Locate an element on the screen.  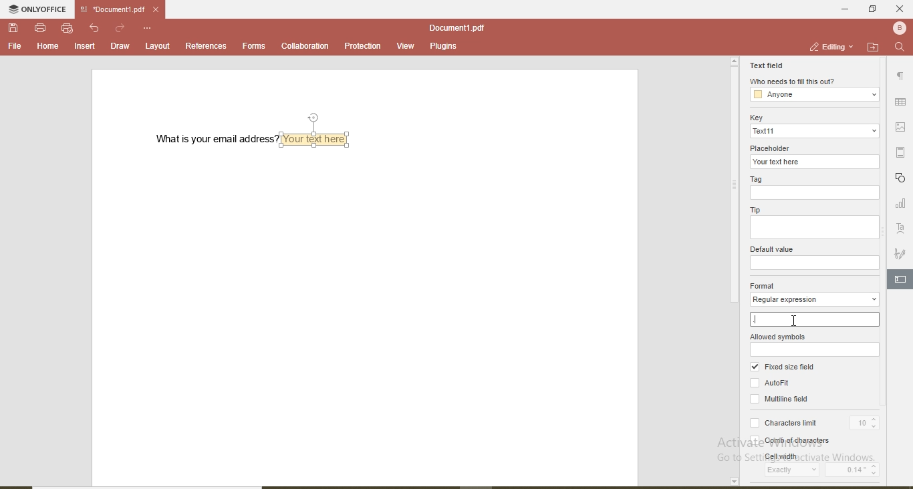
picture is located at coordinates (903, 126).